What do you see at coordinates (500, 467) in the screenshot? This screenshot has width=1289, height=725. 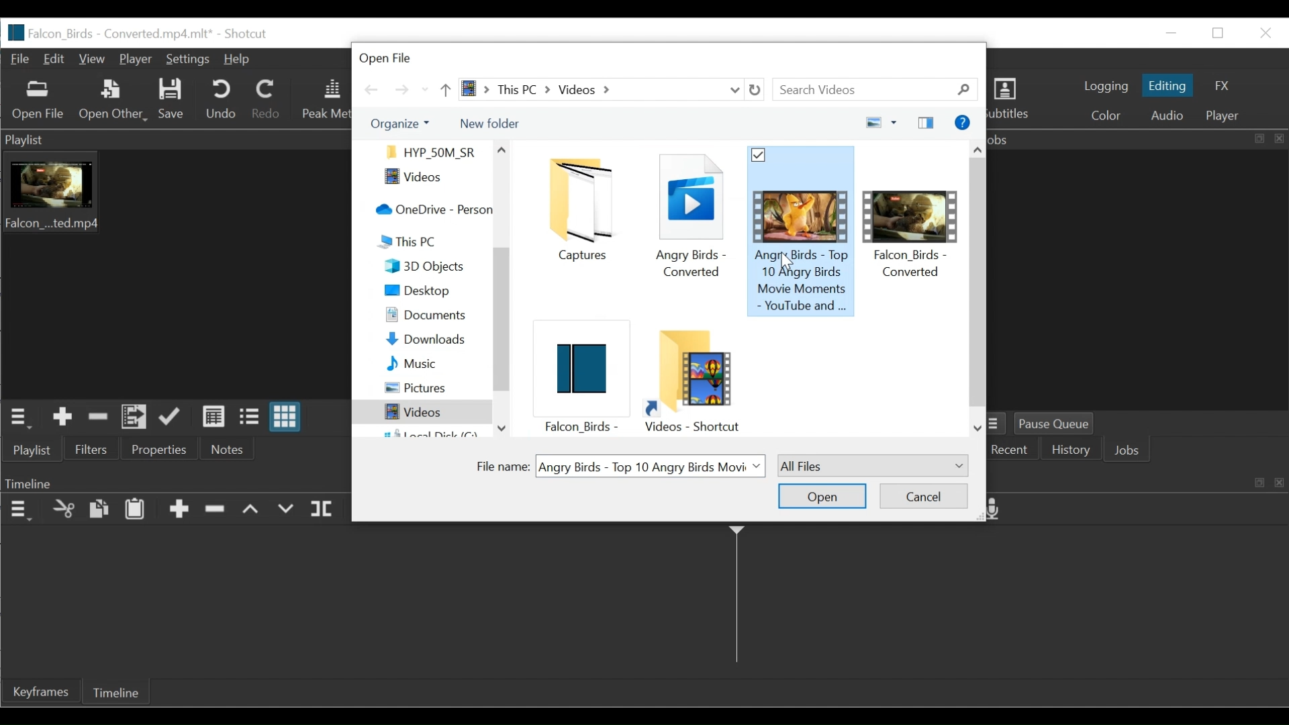 I see `File name` at bounding box center [500, 467].